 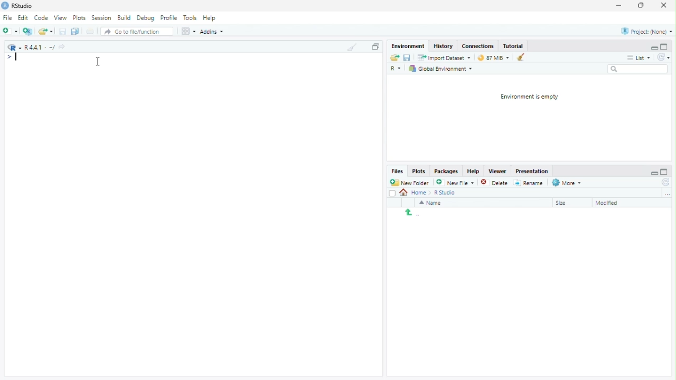 I want to click on Global Environment, so click(x=440, y=68).